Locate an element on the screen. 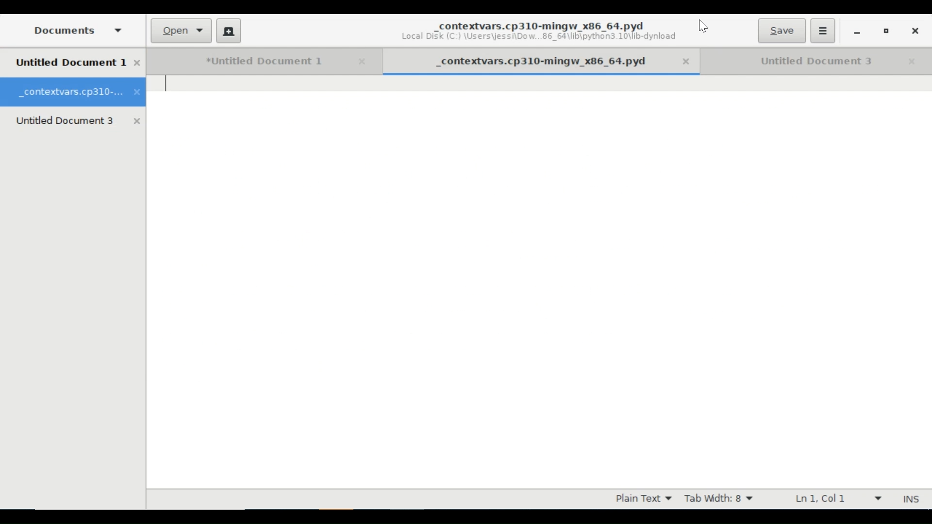  Untitled Document 3 tab is located at coordinates (79, 120).